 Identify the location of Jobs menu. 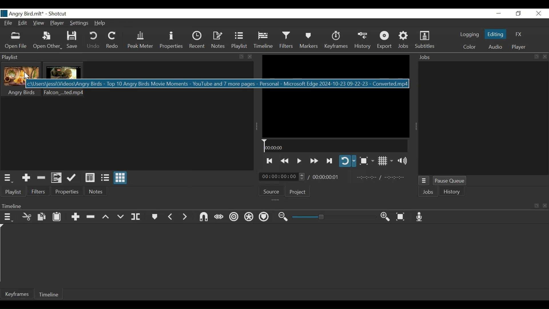
(425, 180).